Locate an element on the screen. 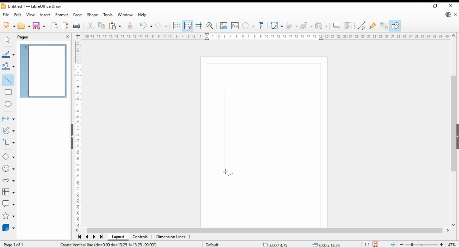  select at least three objects to distribute is located at coordinates (322, 26).